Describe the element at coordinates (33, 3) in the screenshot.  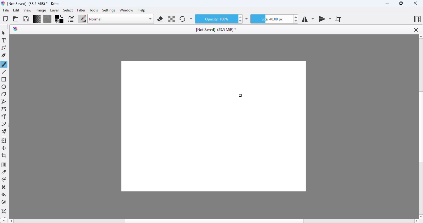
I see `[Not Saved] (33.5 MiB)* - Krita` at that location.